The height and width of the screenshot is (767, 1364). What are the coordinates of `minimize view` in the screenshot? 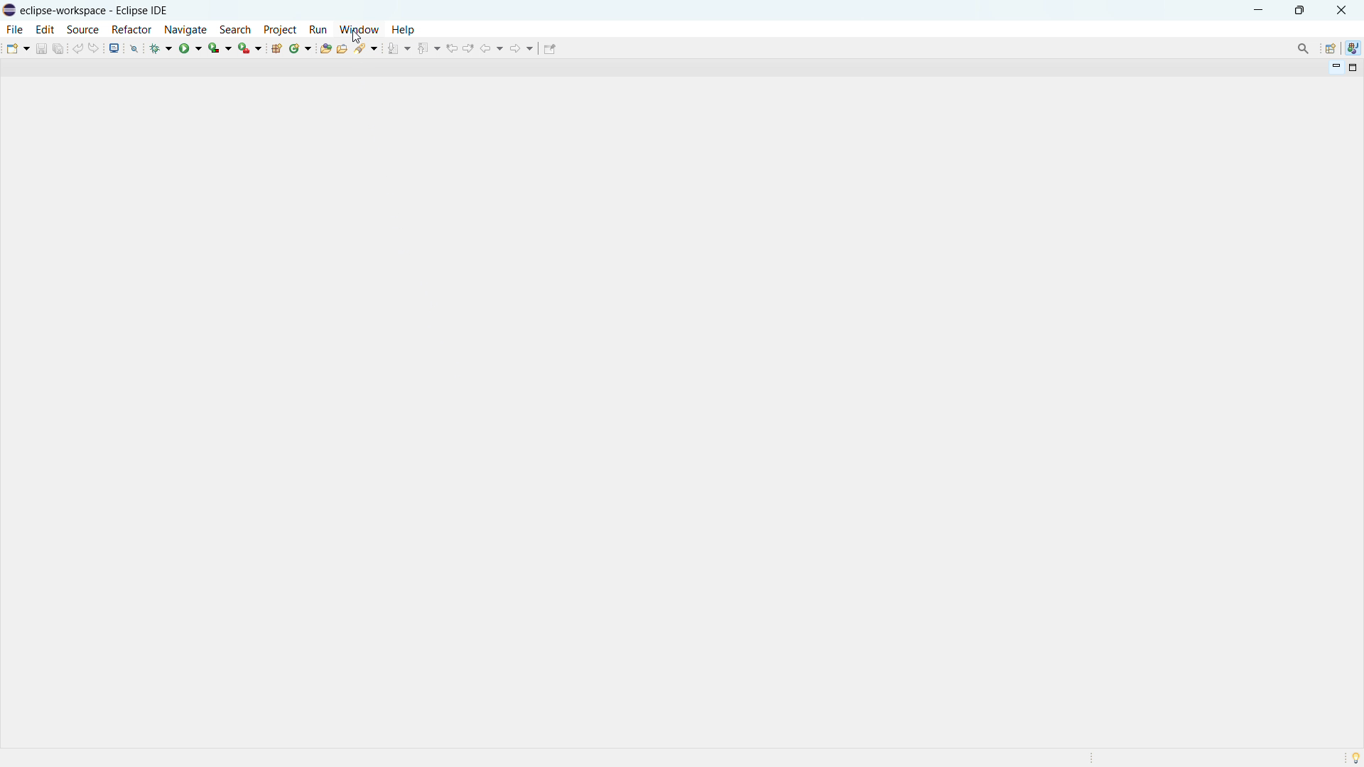 It's located at (1334, 68).